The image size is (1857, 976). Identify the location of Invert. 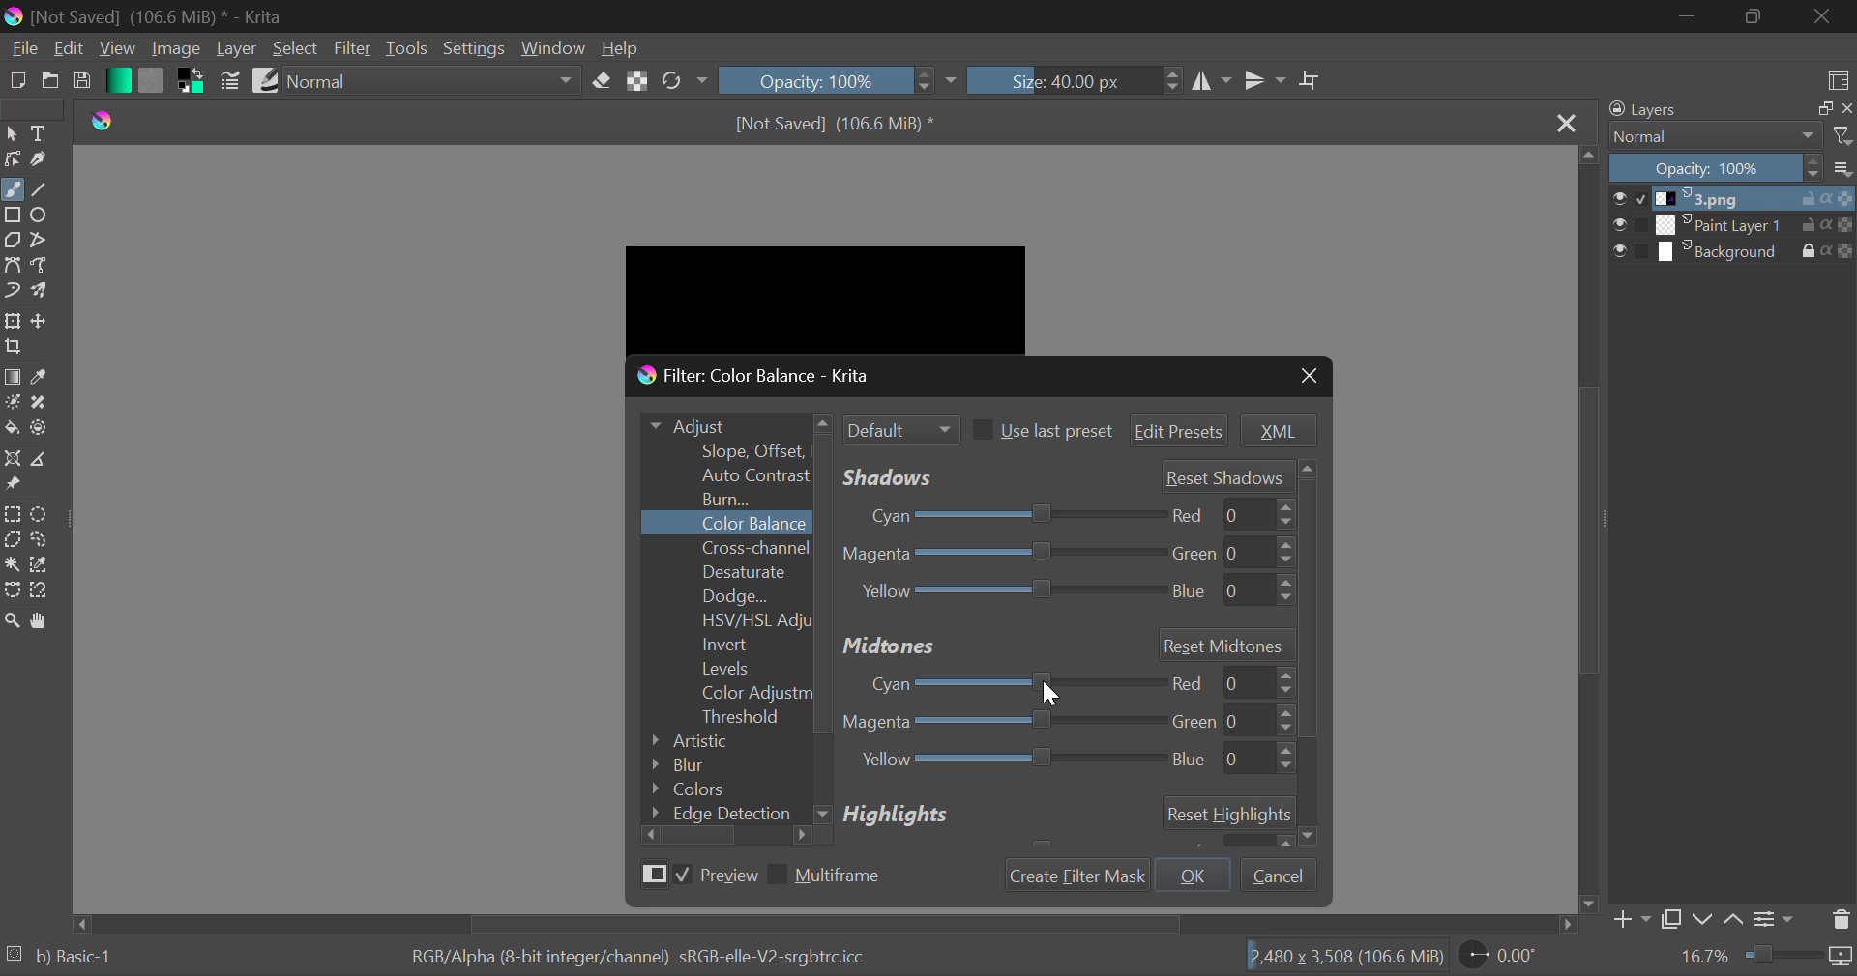
(728, 645).